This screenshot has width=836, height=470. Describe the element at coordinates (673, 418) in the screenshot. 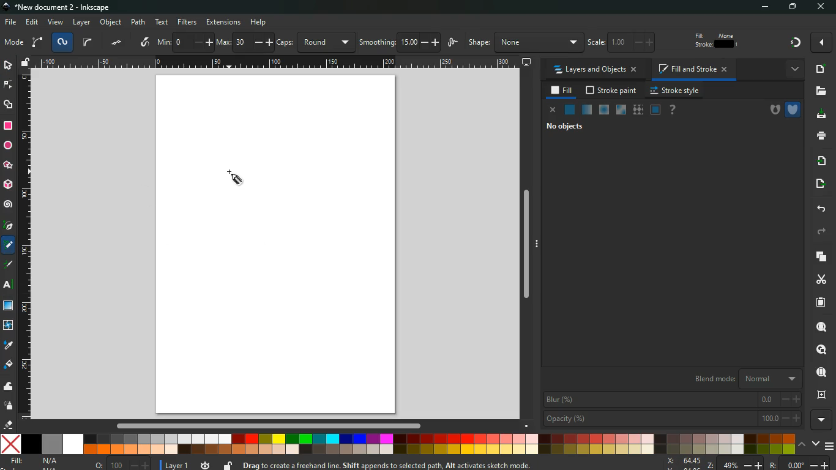

I see `opacity` at that location.